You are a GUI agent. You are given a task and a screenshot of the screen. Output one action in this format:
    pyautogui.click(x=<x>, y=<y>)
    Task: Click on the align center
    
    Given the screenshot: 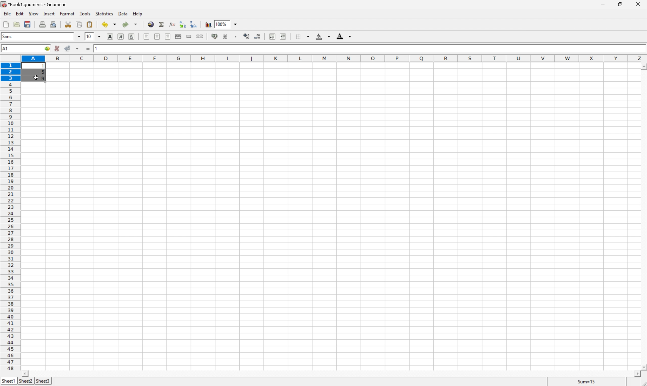 What is the action you would take?
    pyautogui.click(x=157, y=36)
    